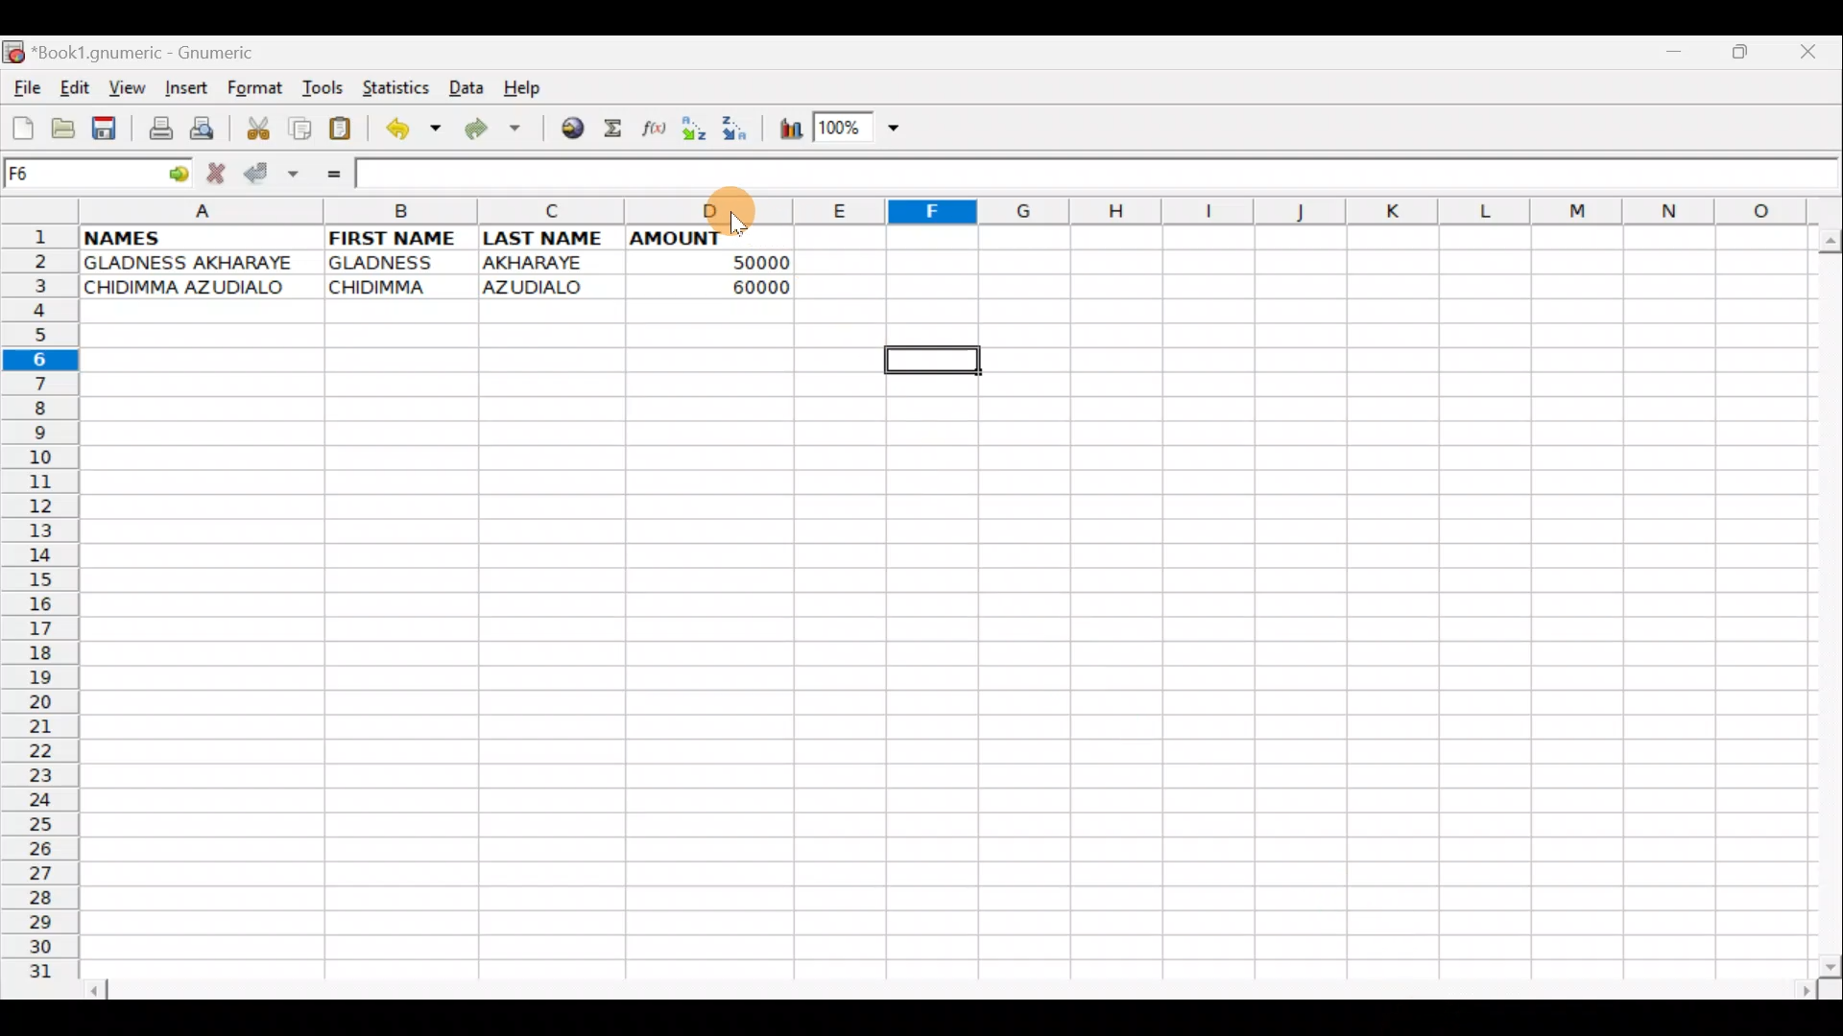  Describe the element at coordinates (38, 602) in the screenshot. I see `Rows` at that location.